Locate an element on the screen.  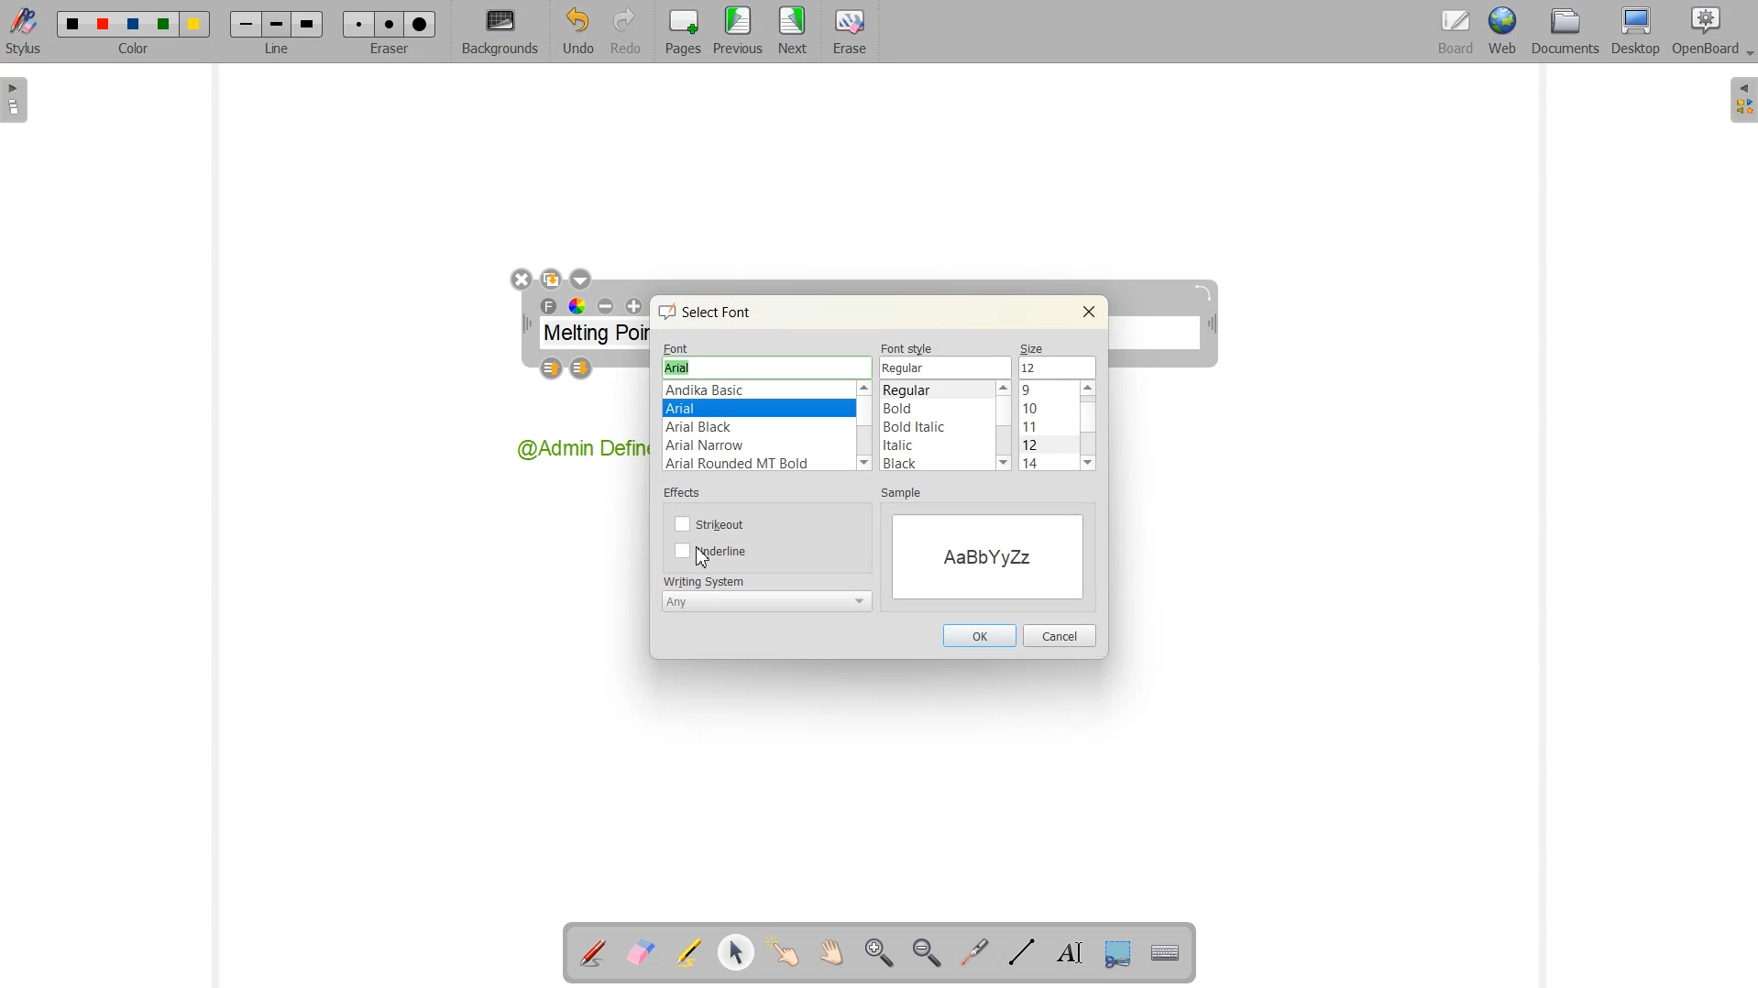
Display virtual Keyboard is located at coordinates (1162, 950).